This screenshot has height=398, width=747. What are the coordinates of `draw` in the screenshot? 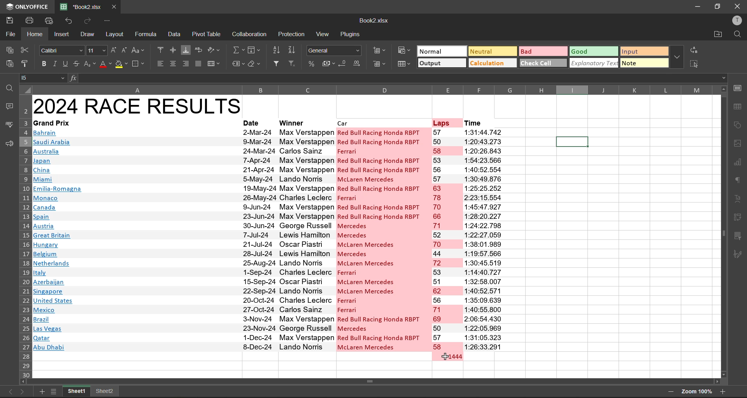 It's located at (89, 35).